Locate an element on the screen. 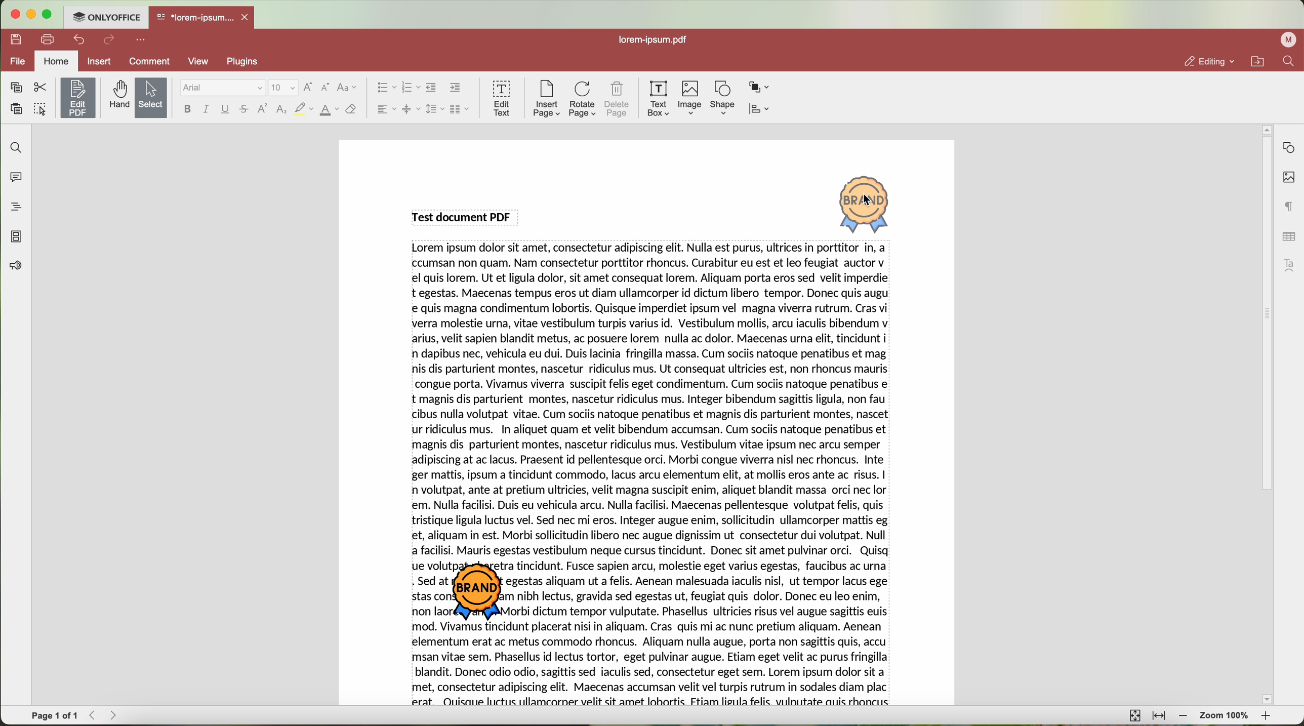 The width and height of the screenshot is (1304, 726). save is located at coordinates (14, 38).